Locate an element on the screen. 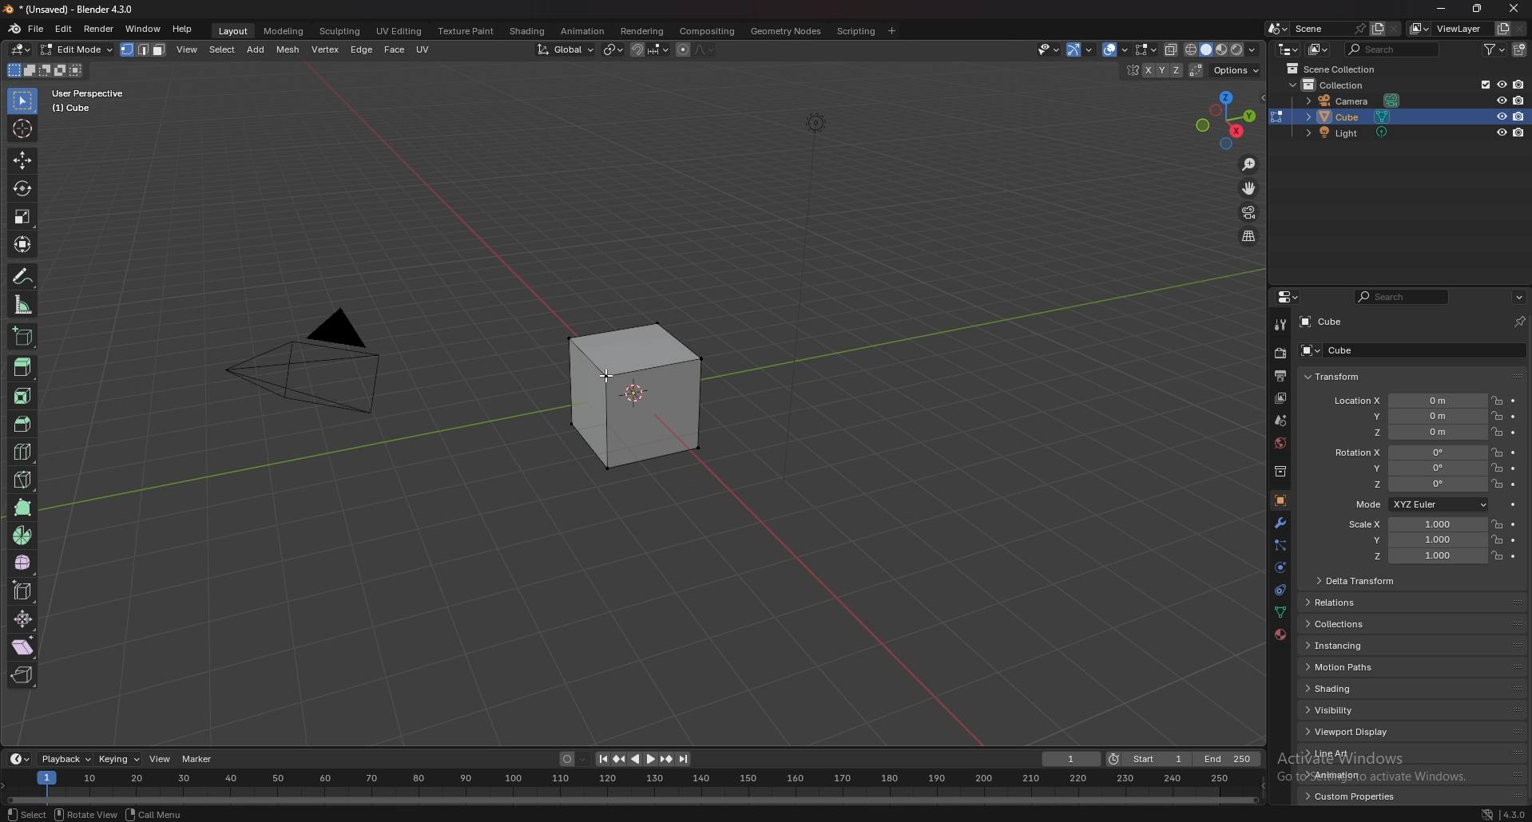 This screenshot has height=822, width=1532. knife is located at coordinates (23, 480).